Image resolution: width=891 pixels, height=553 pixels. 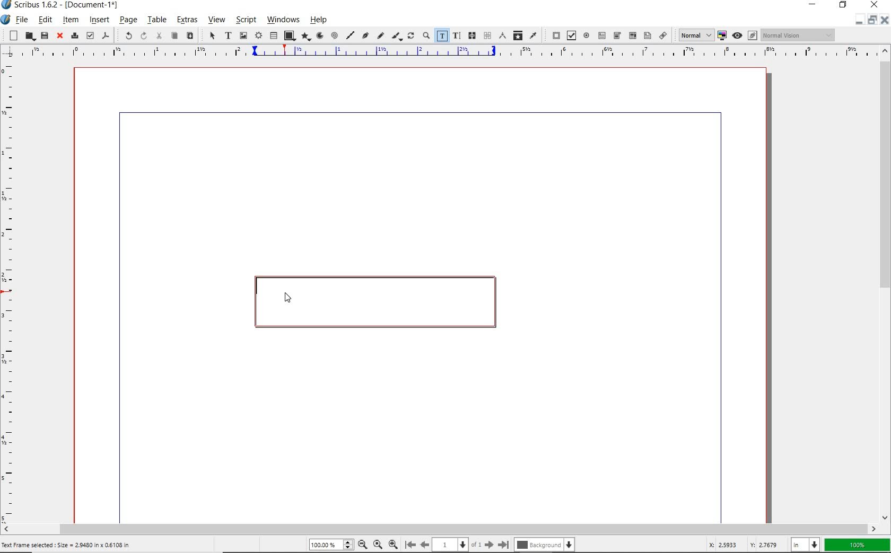 What do you see at coordinates (601, 35) in the screenshot?
I see `pdf text field` at bounding box center [601, 35].